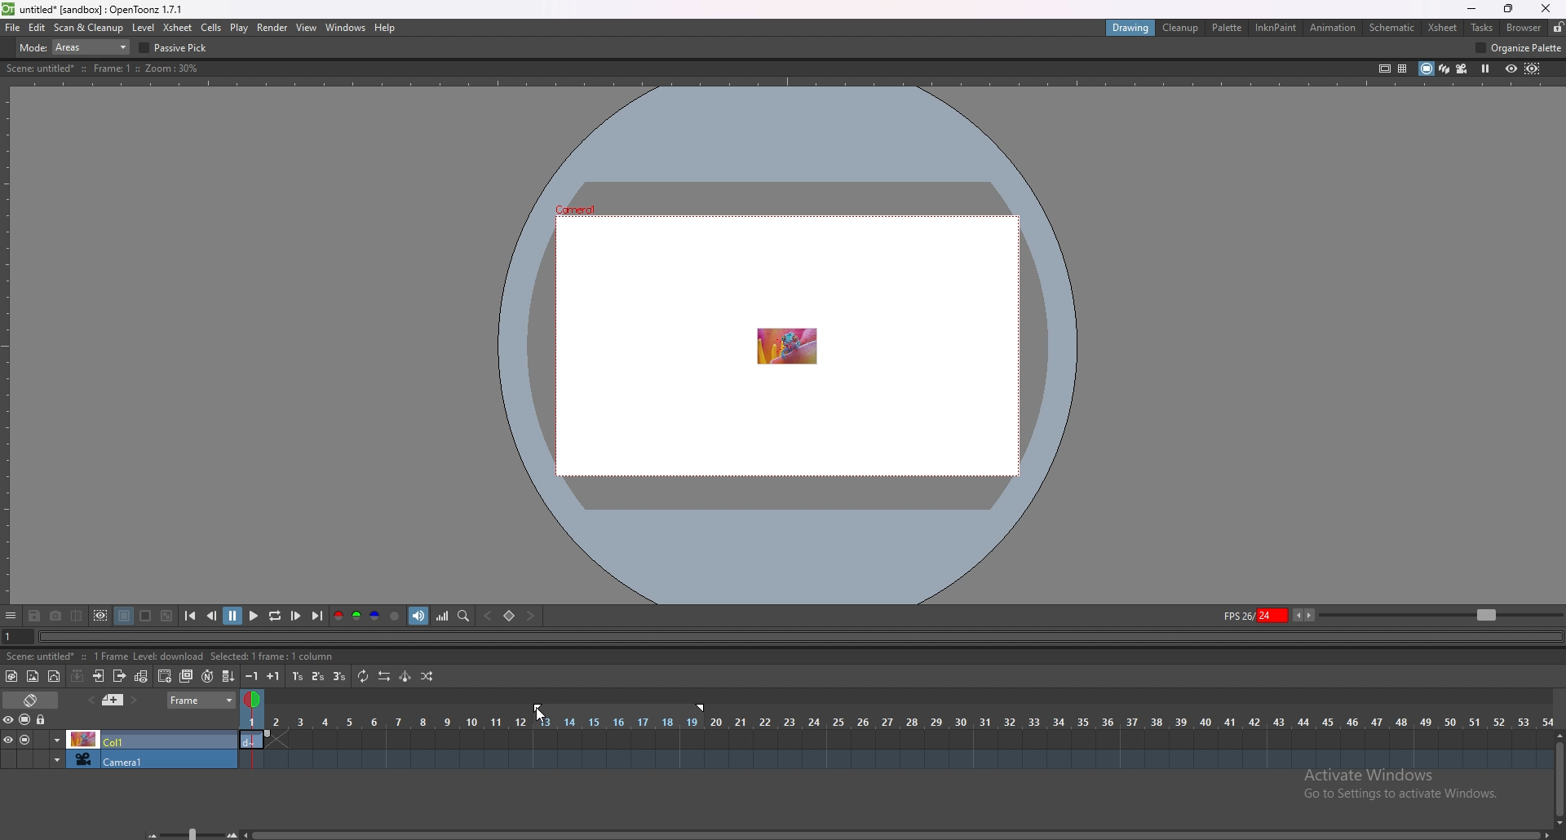 Image resolution: width=1566 pixels, height=840 pixels. I want to click on frame, so click(201, 700).